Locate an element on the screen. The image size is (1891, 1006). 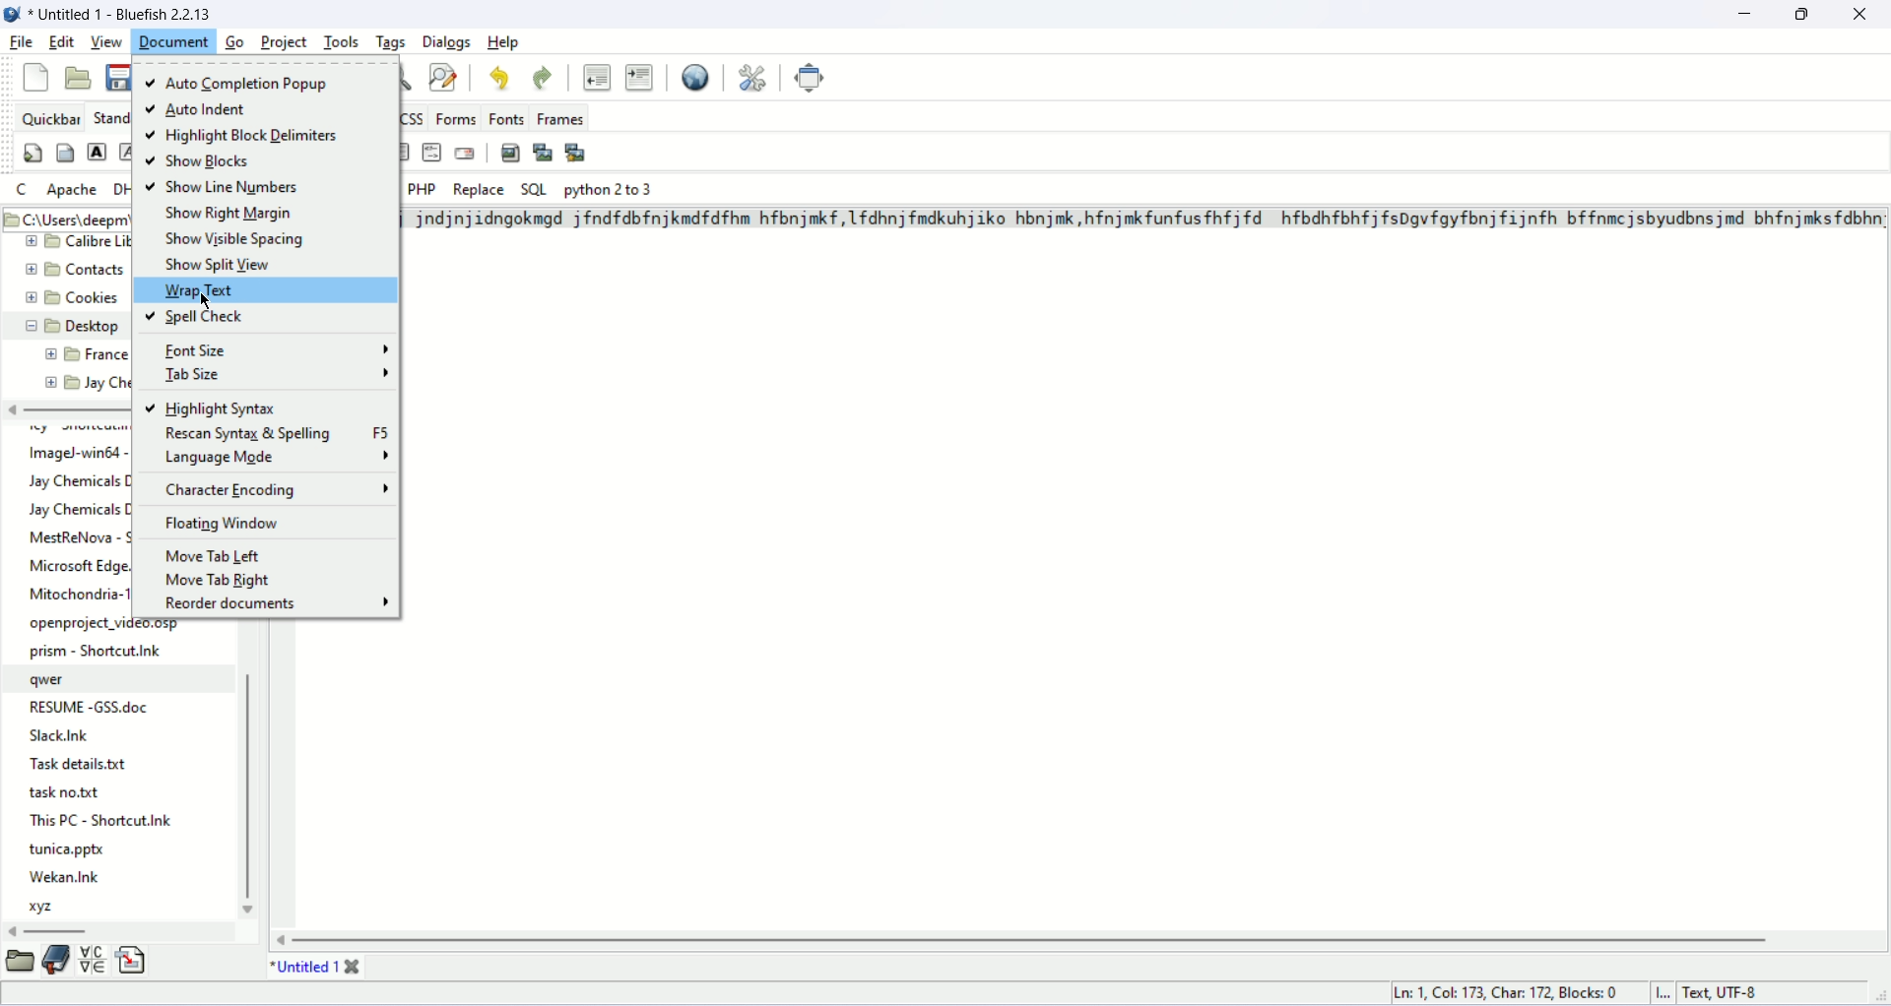
character encoding is located at coordinates (273, 492).